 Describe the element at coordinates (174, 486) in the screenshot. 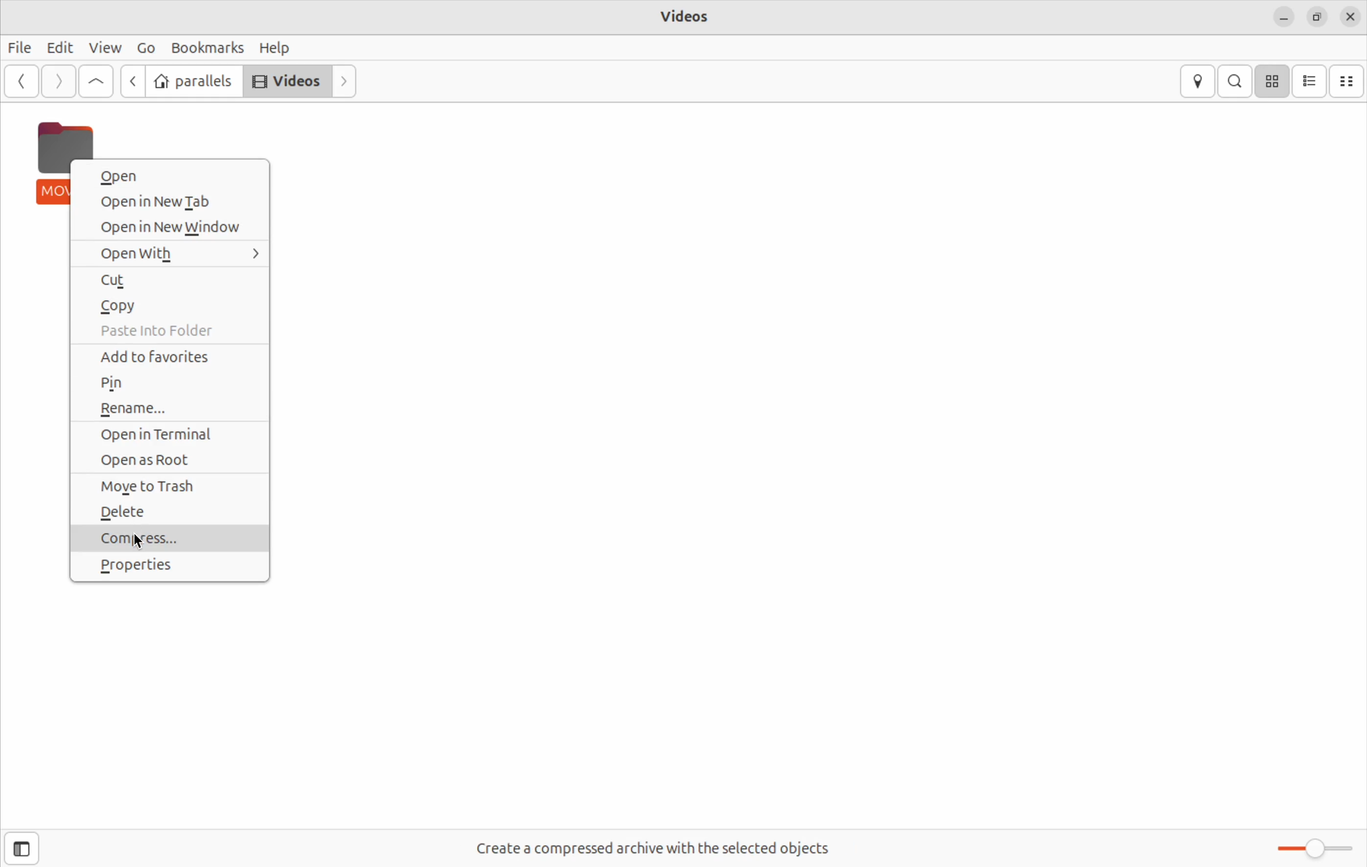

I see `move to trash` at that location.